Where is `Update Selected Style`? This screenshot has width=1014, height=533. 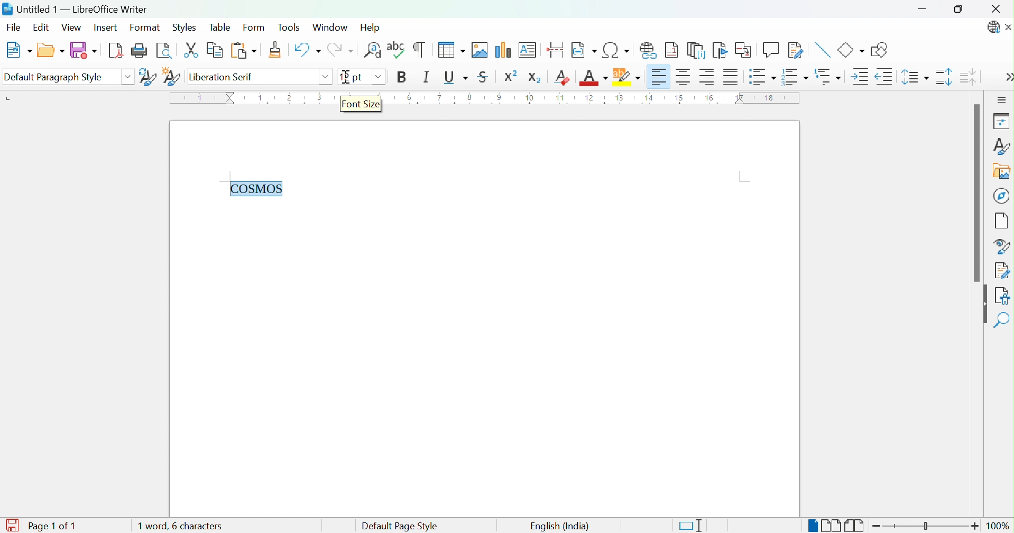
Update Selected Style is located at coordinates (146, 76).